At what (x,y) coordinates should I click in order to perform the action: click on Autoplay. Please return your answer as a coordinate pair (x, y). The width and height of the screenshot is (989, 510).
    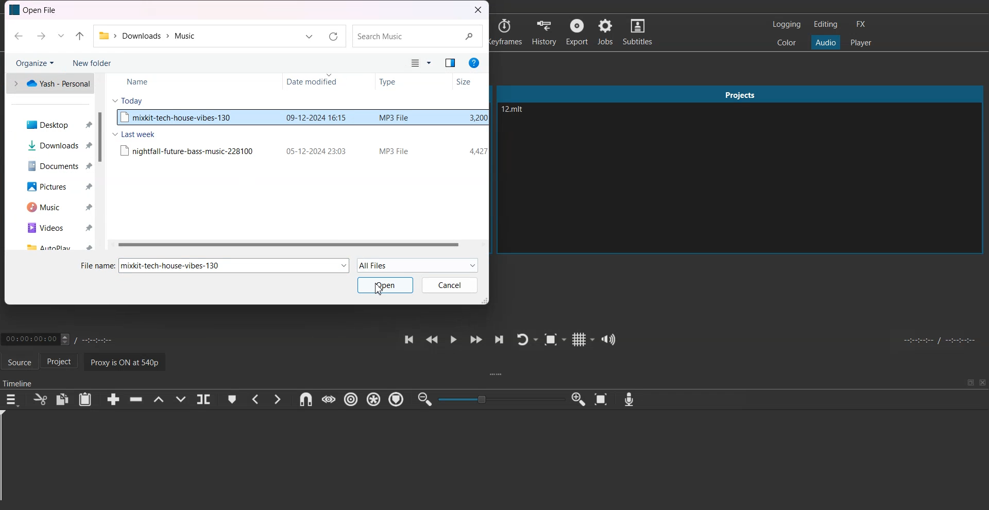
    Looking at the image, I should click on (56, 246).